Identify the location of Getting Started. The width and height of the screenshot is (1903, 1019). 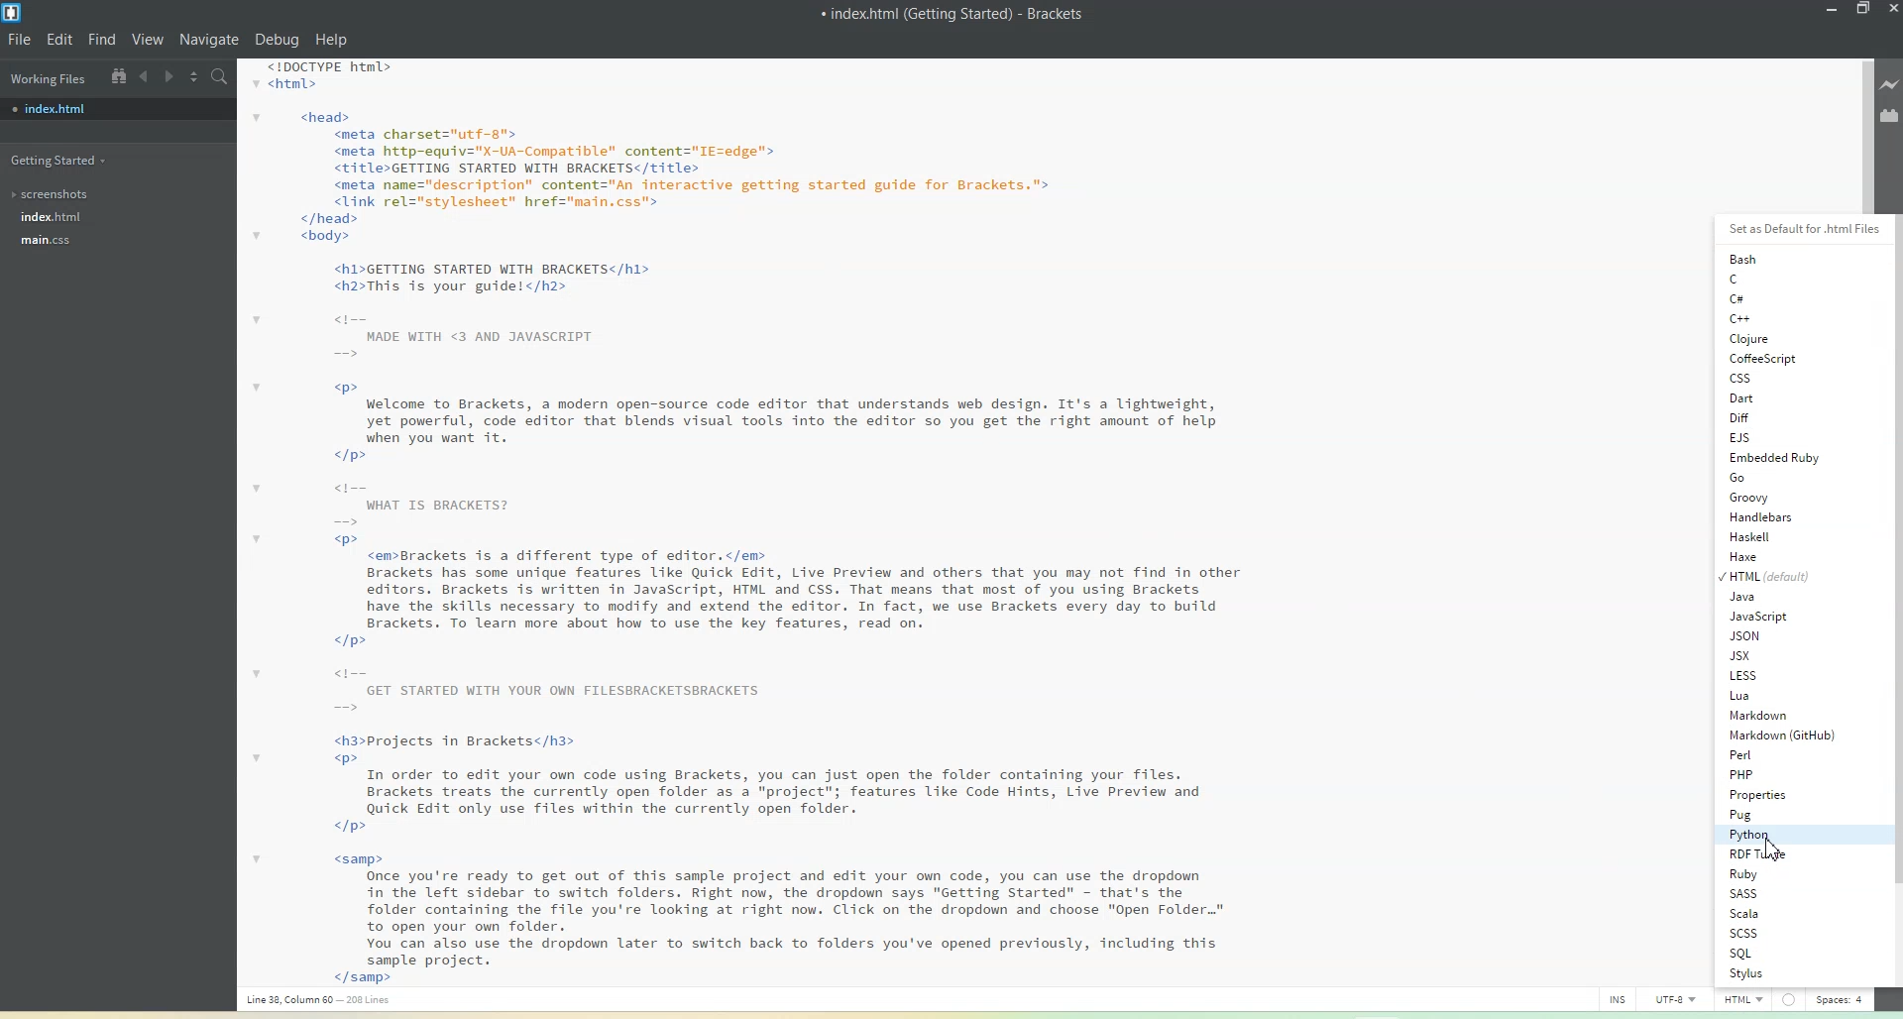
(61, 159).